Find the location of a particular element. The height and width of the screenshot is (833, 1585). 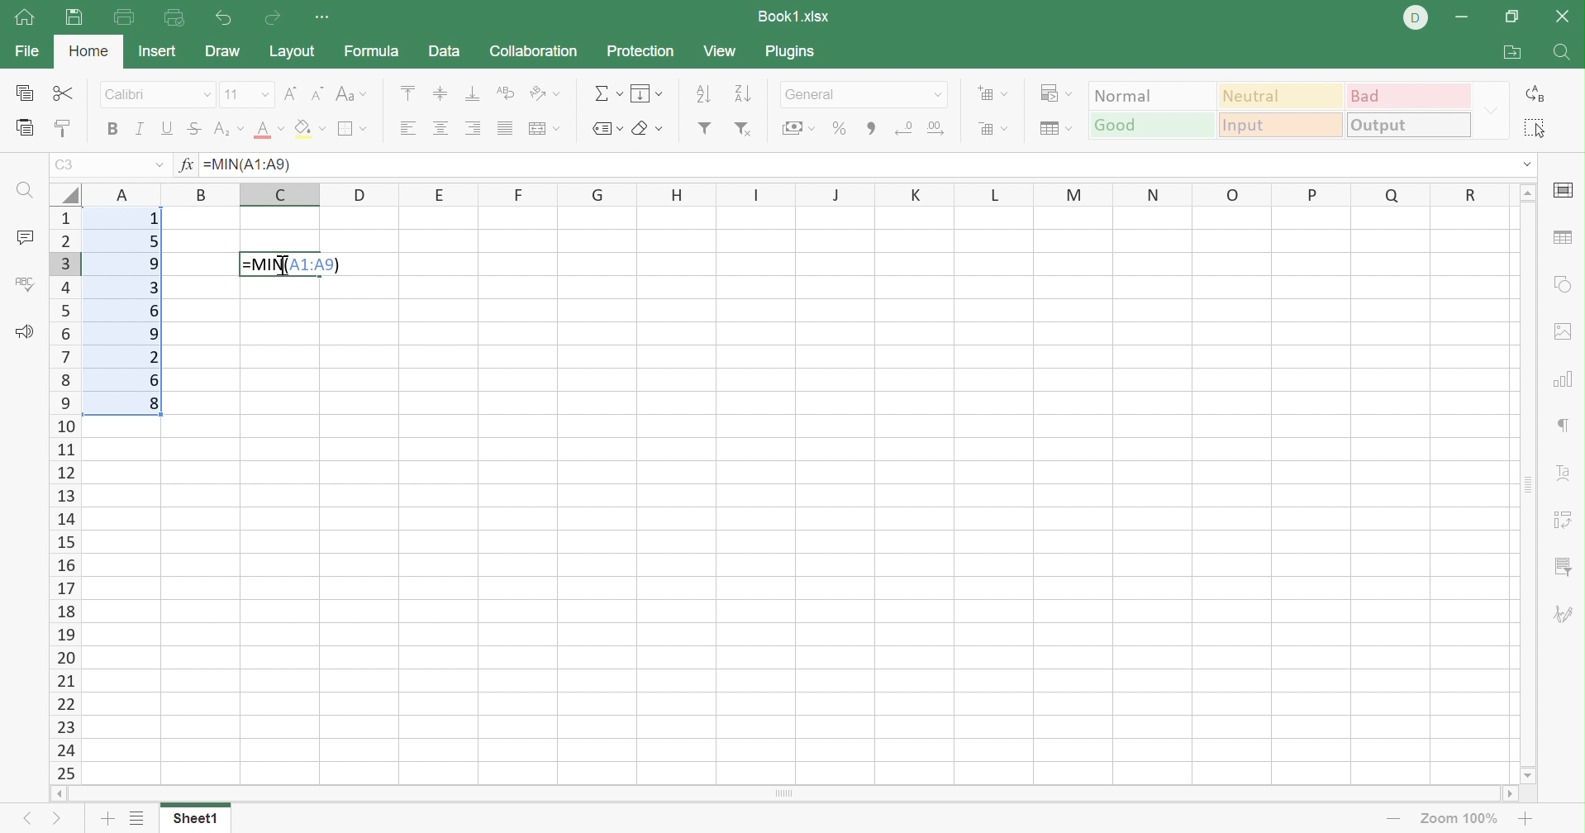

Comment is located at coordinates (23, 237).